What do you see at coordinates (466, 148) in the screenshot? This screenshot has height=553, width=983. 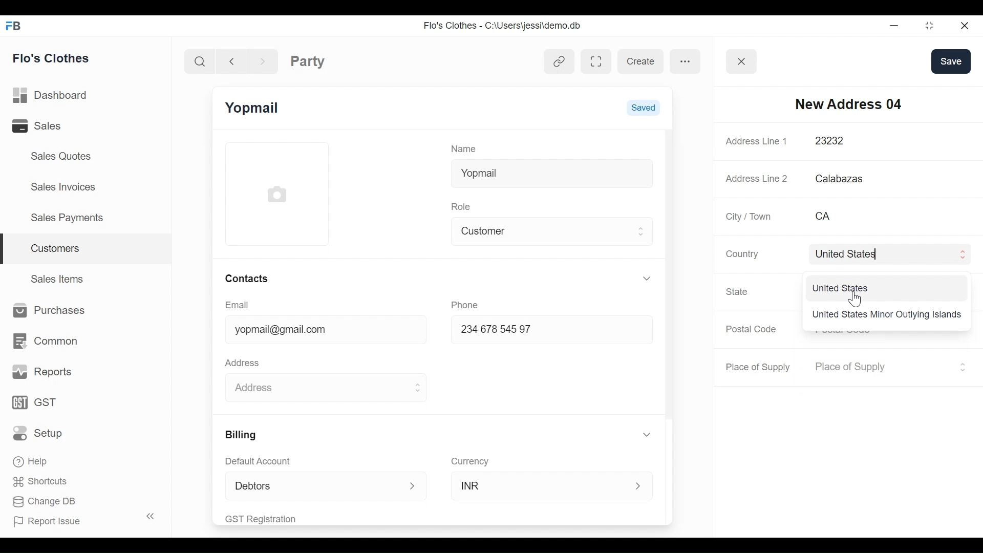 I see `Name` at bounding box center [466, 148].